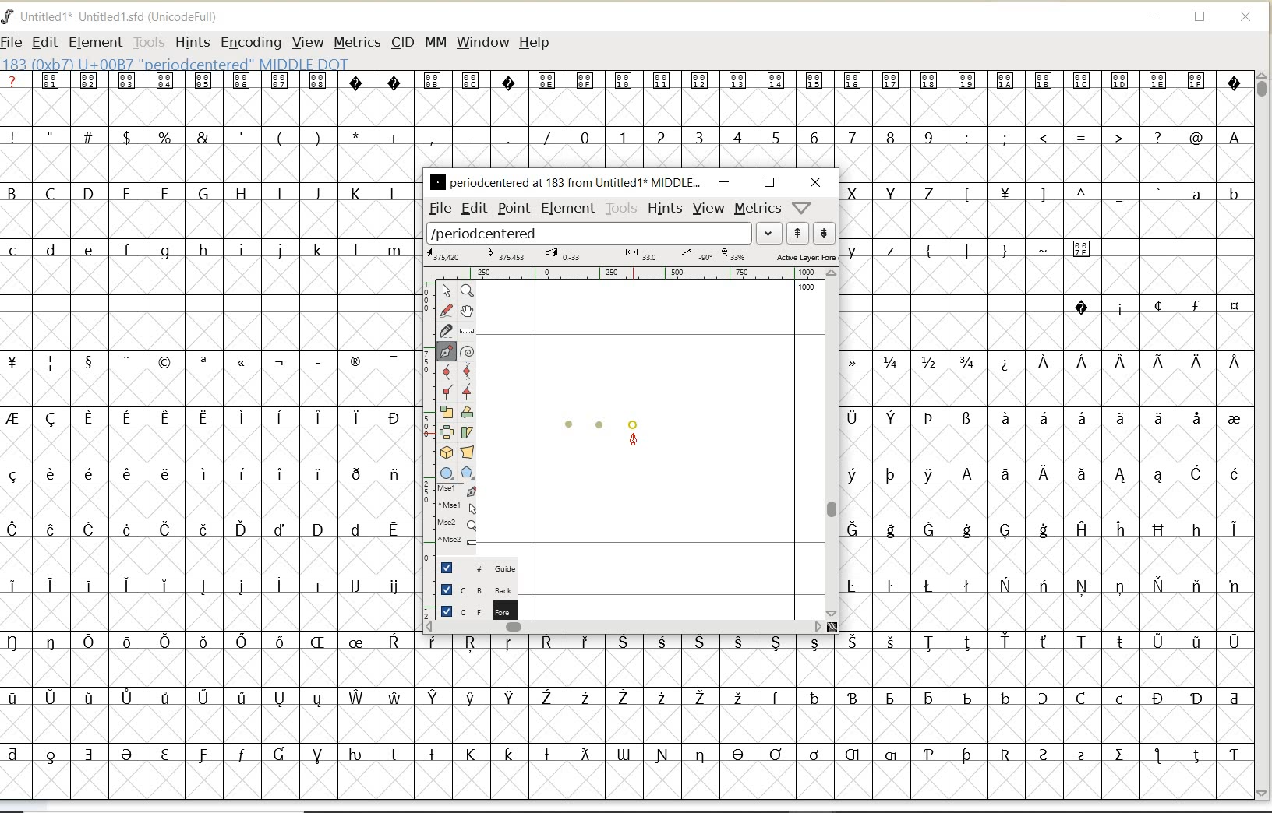  I want to click on view, so click(709, 208).